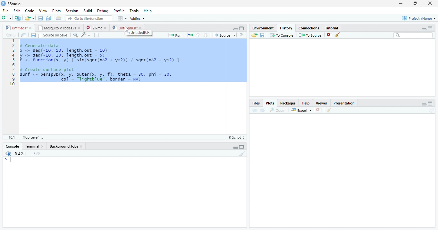 The width and height of the screenshot is (438, 230). I want to click on Compile Report, so click(97, 35).